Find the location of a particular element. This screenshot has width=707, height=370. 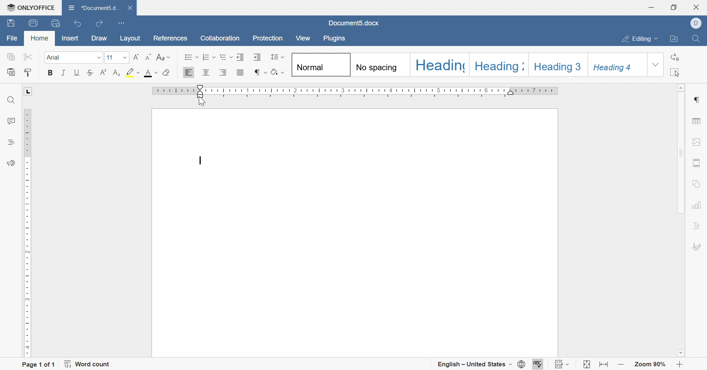

scroll down is located at coordinates (680, 353).